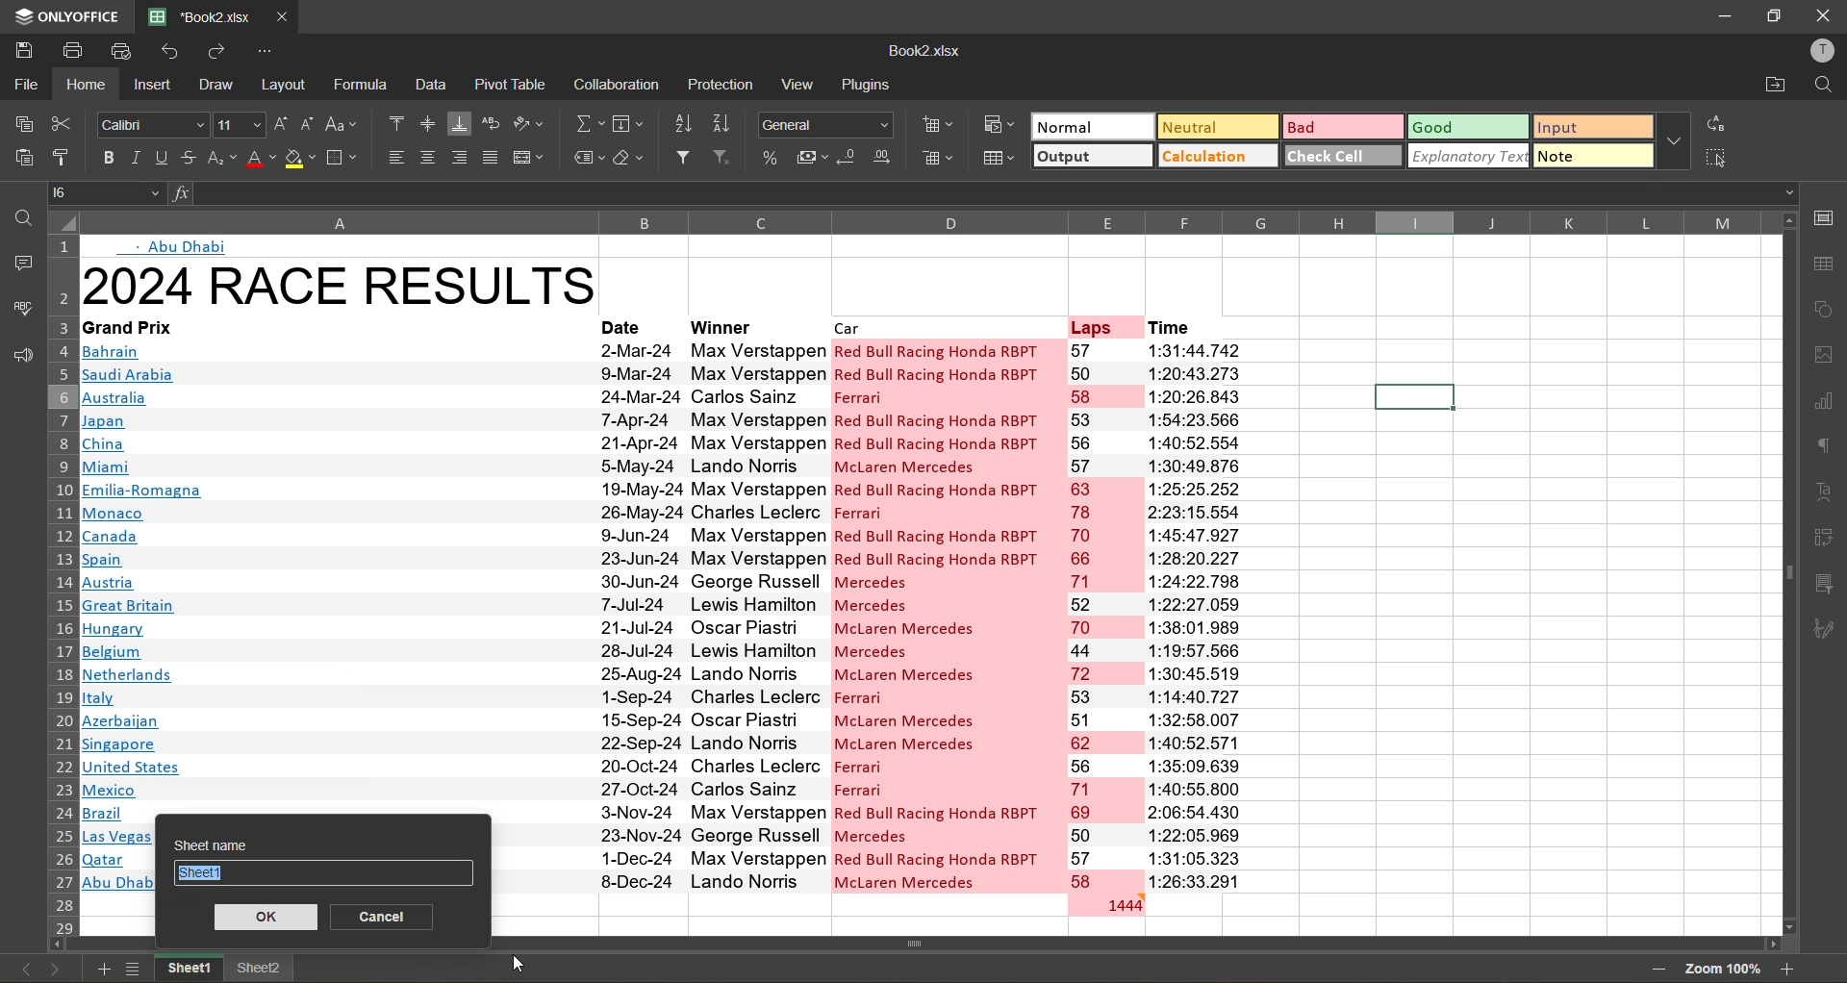  What do you see at coordinates (338, 281) in the screenshot?
I see `title` at bounding box center [338, 281].